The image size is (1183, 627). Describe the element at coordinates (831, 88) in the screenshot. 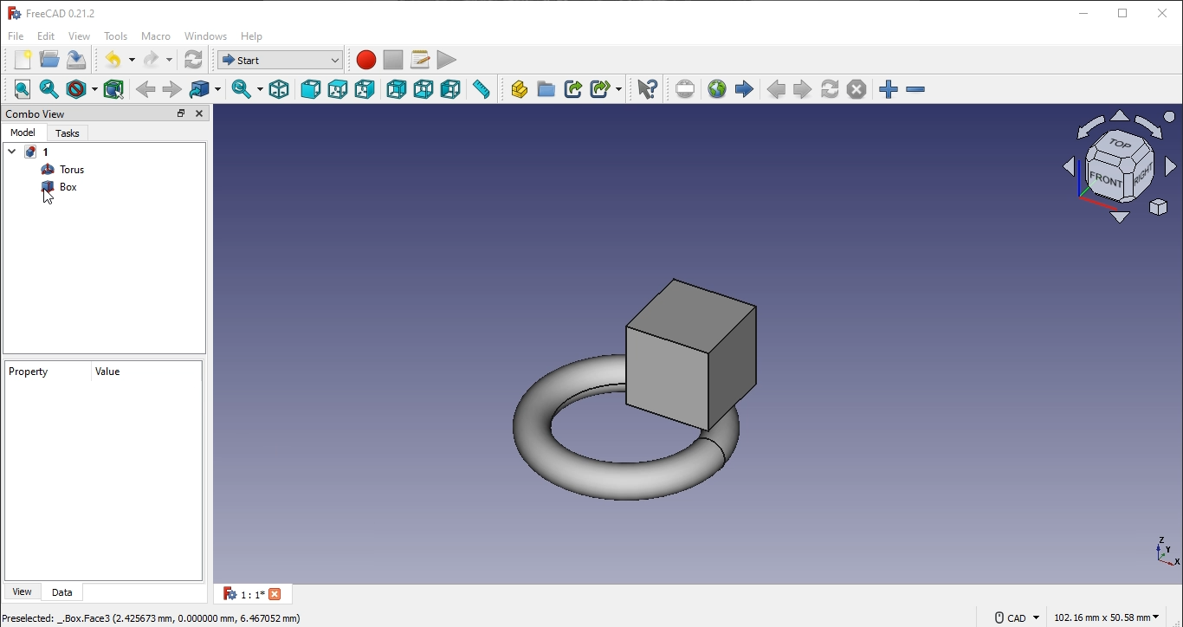

I see `refresh` at that location.